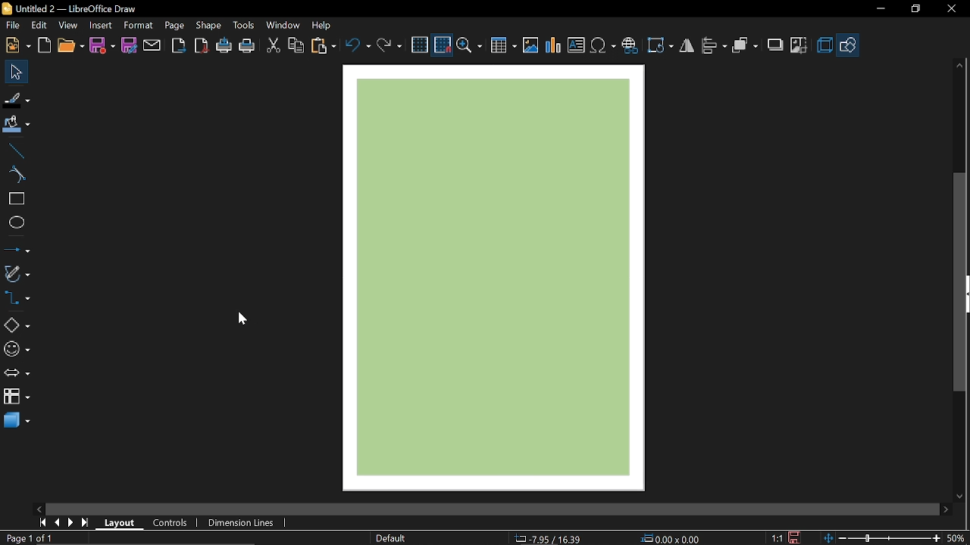 This screenshot has height=545, width=970. Describe the element at coordinates (531, 46) in the screenshot. I see `Insert Image` at that location.